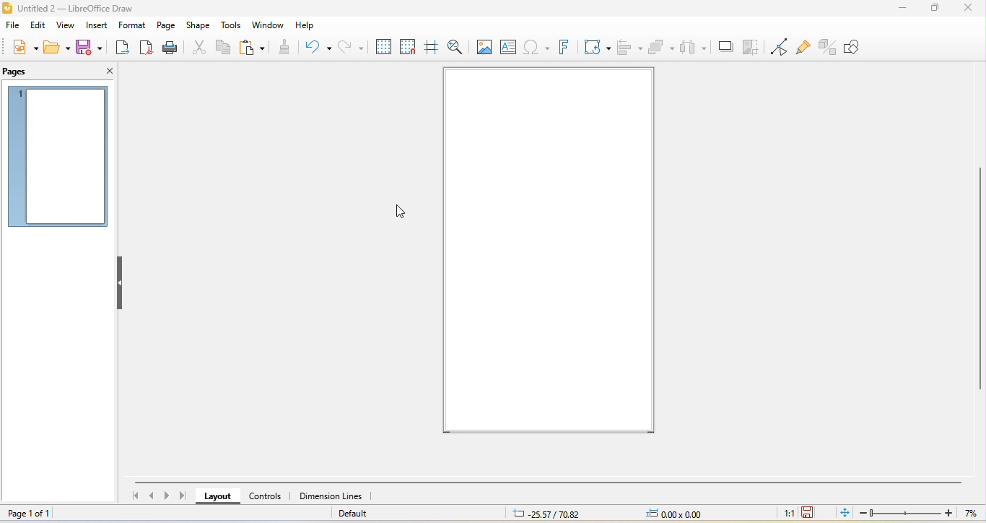 This screenshot has width=986, height=523. What do you see at coordinates (673, 513) in the screenshot?
I see `0.00x0.00` at bounding box center [673, 513].